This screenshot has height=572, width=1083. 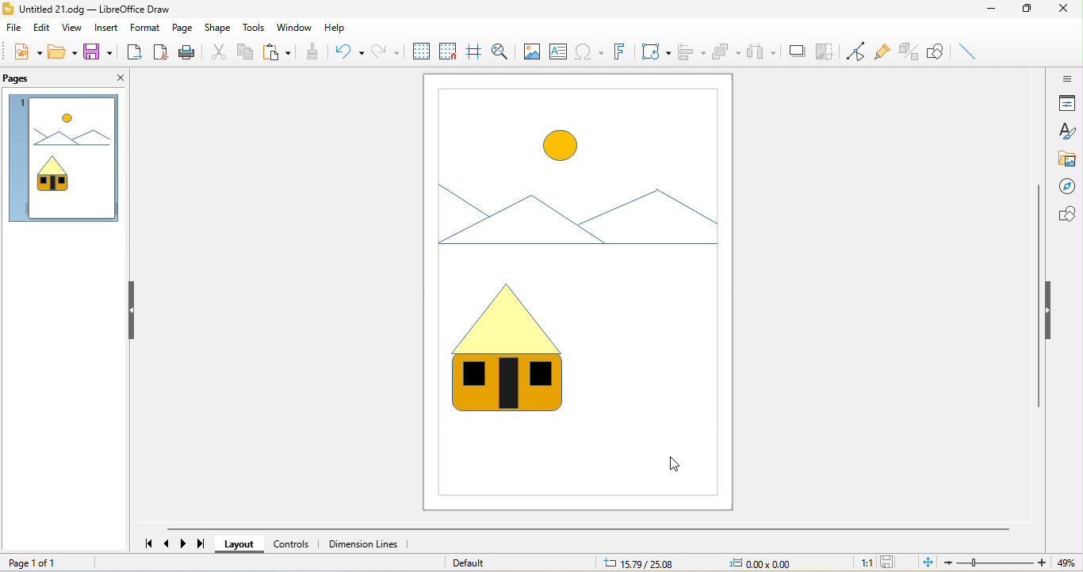 What do you see at coordinates (58, 561) in the screenshot?
I see `page 1 of 1` at bounding box center [58, 561].